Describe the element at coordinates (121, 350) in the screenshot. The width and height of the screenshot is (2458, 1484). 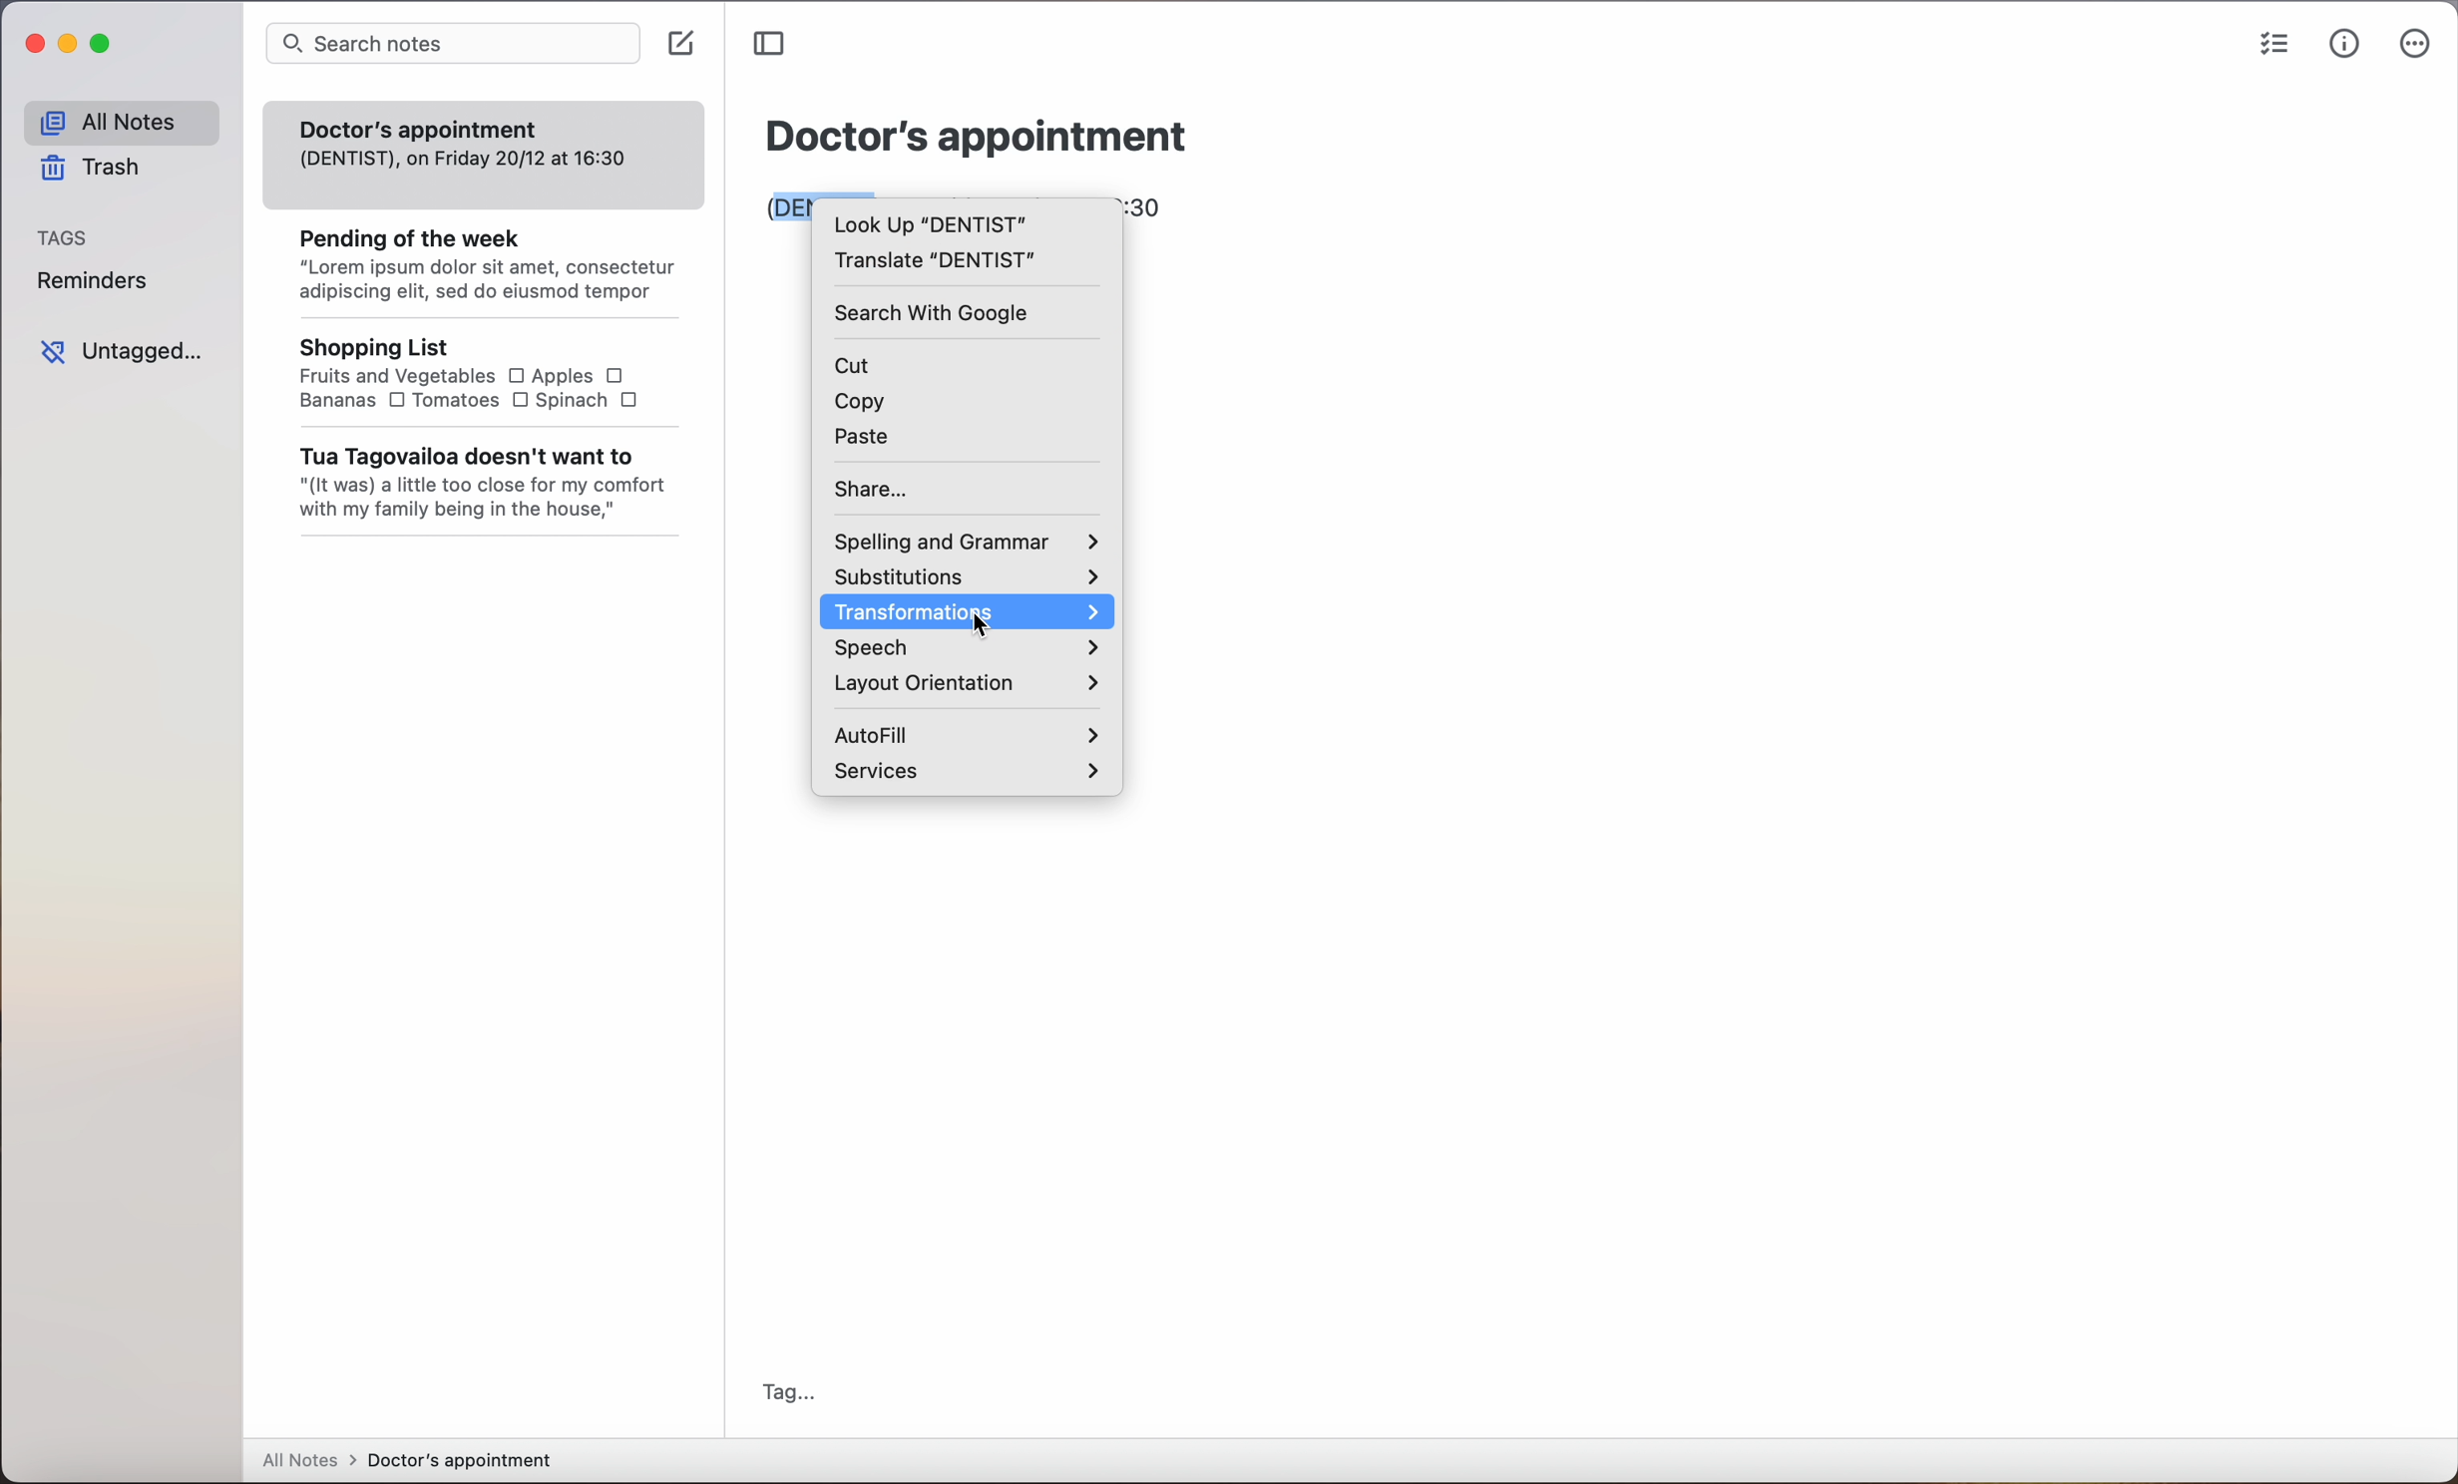
I see `untagged` at that location.